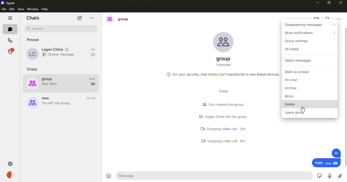  I want to click on You: hello, so click(50, 84).